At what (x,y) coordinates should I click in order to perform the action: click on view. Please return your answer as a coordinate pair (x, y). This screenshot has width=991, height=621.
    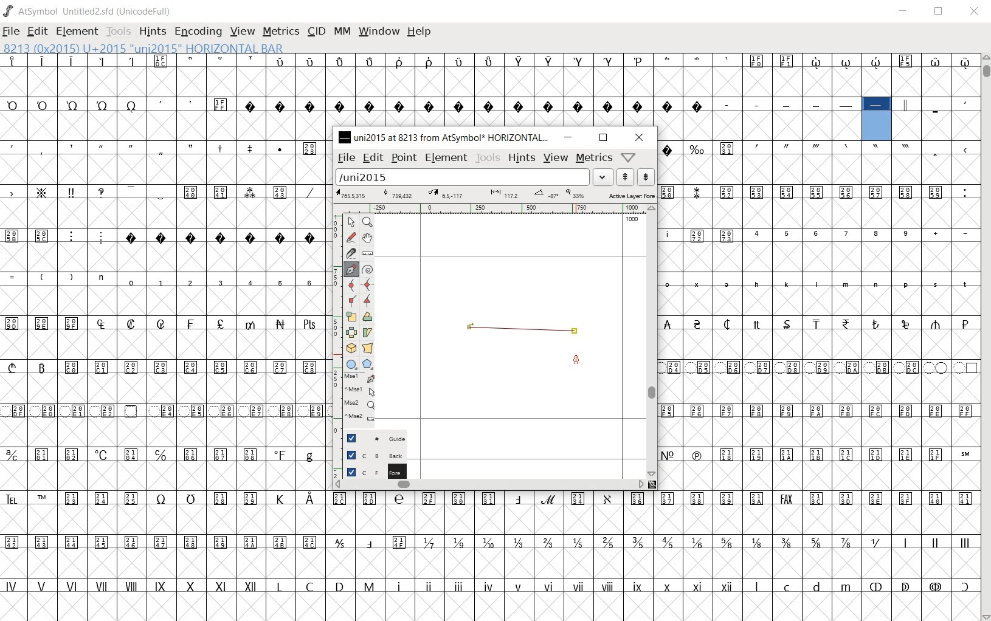
    Looking at the image, I should click on (555, 158).